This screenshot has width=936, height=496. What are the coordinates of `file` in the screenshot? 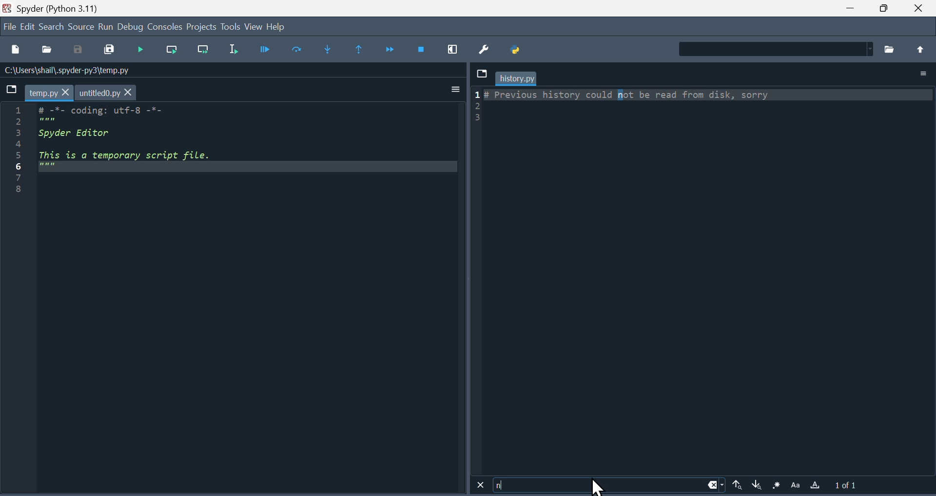 It's located at (9, 24).